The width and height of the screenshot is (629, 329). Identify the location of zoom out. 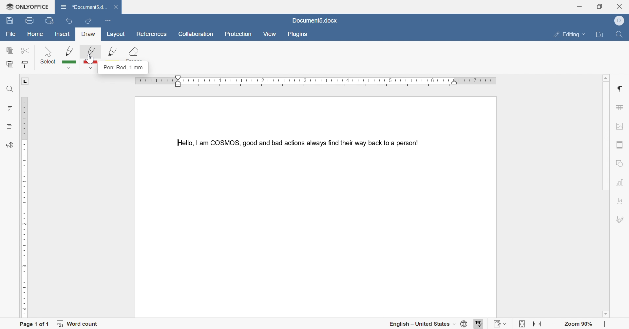
(553, 324).